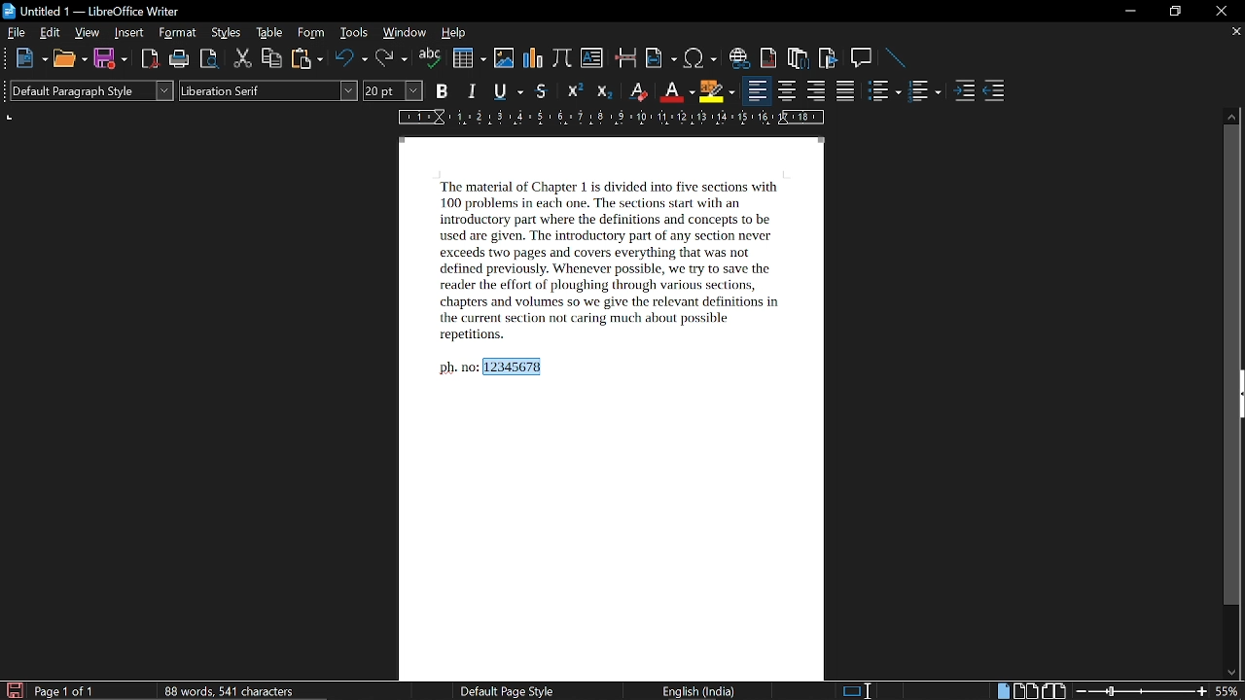  What do you see at coordinates (51, 34) in the screenshot?
I see `edit` at bounding box center [51, 34].